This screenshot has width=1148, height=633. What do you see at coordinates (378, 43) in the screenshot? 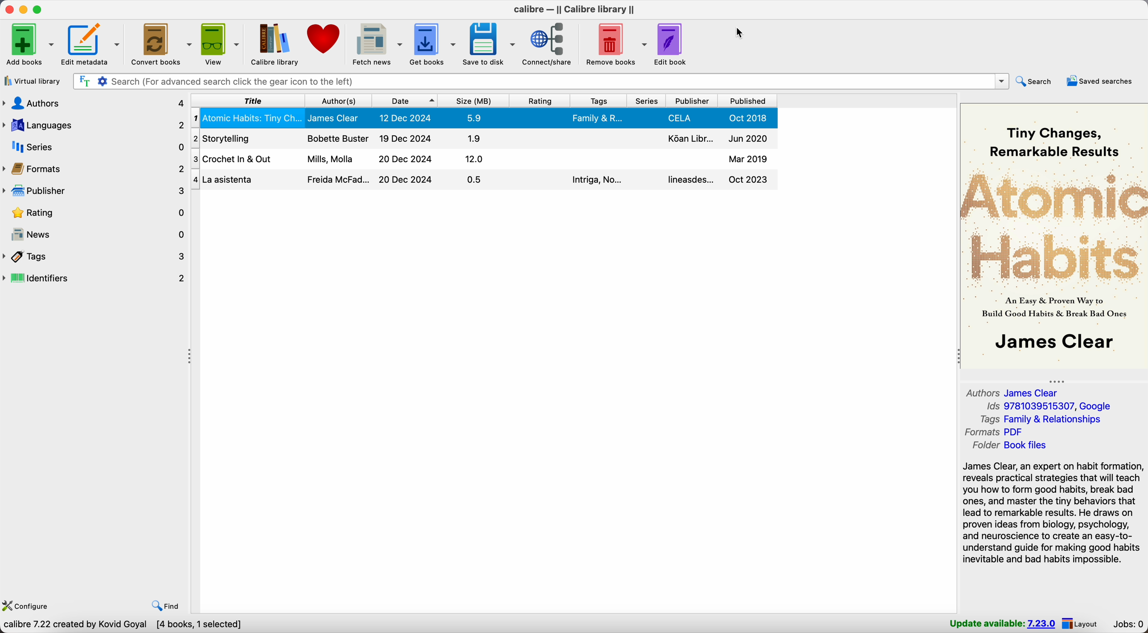
I see `fetch news` at bounding box center [378, 43].